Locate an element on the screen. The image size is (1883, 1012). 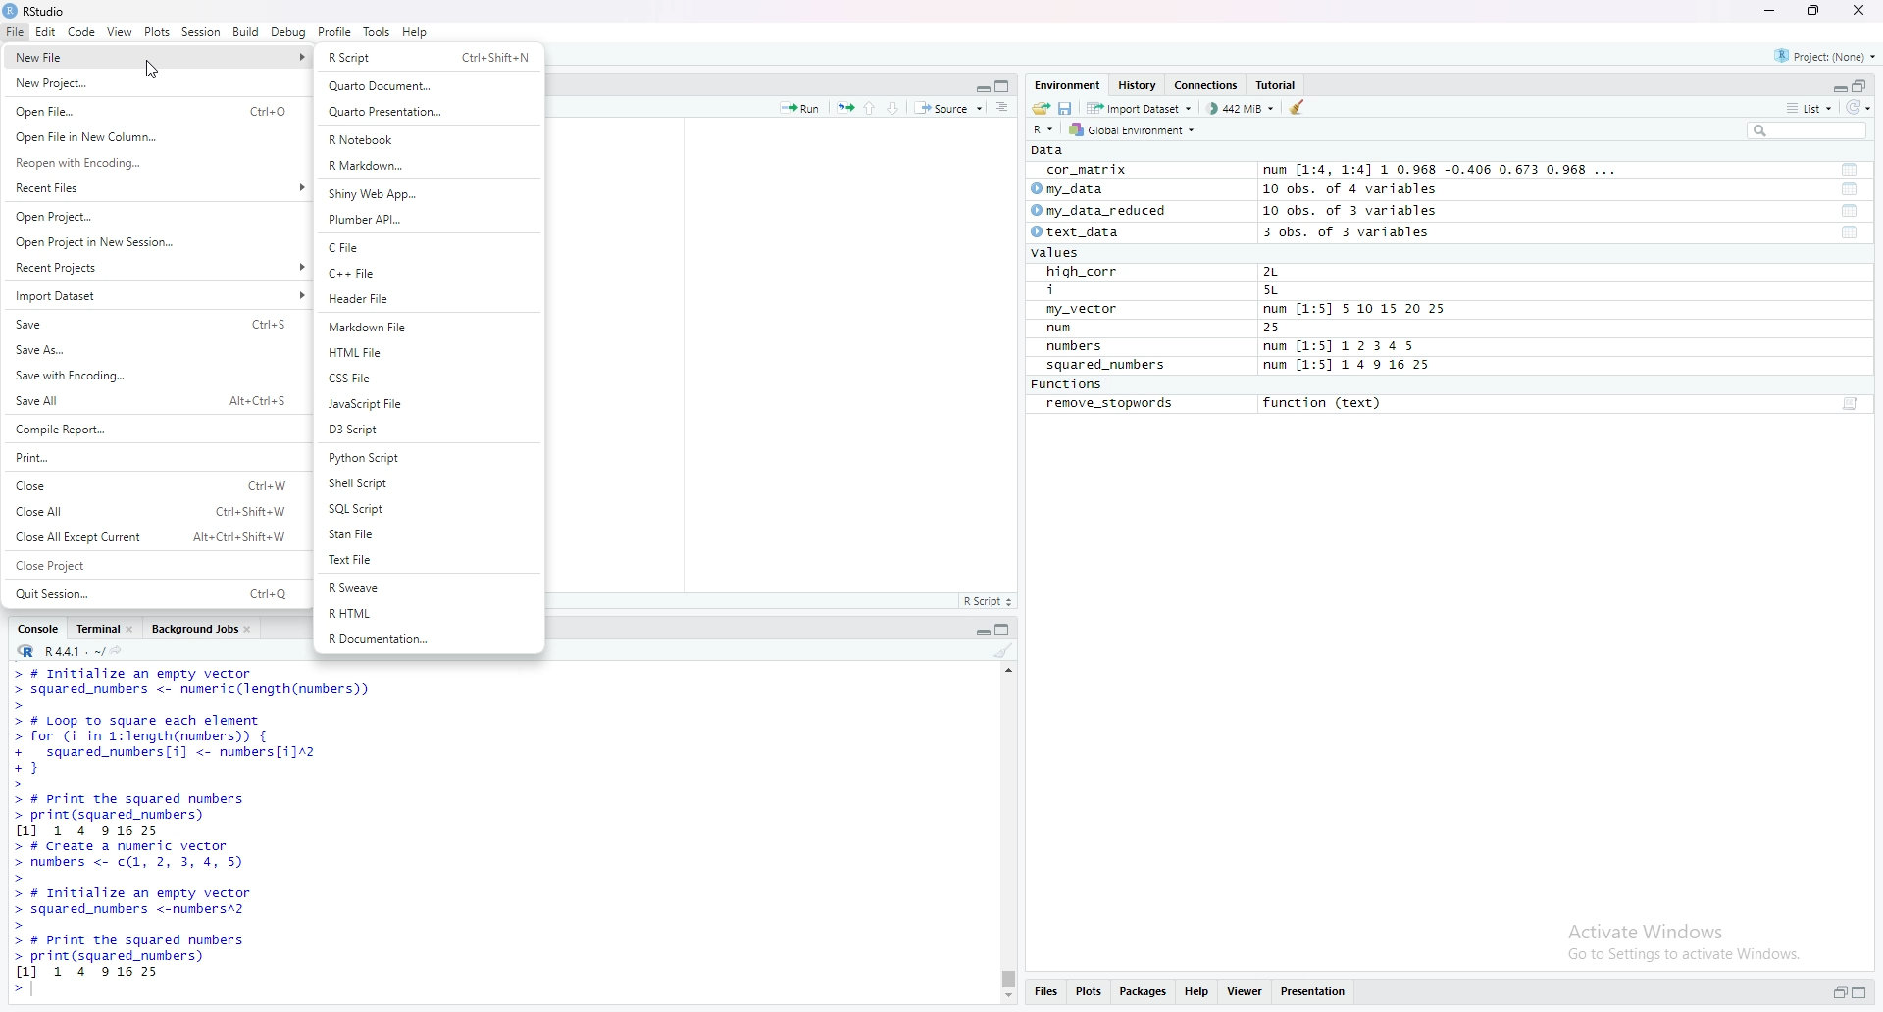
View is located at coordinates (1246, 994).